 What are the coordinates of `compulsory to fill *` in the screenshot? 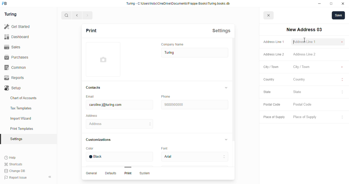 It's located at (342, 42).